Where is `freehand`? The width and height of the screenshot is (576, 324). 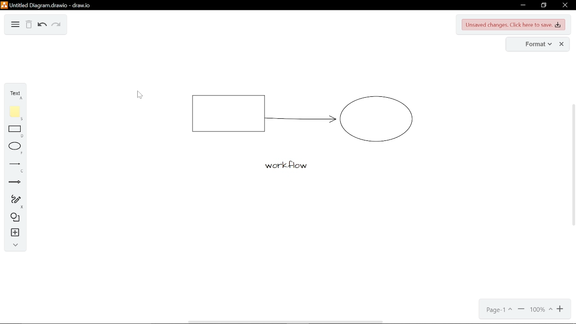 freehand is located at coordinates (16, 201).